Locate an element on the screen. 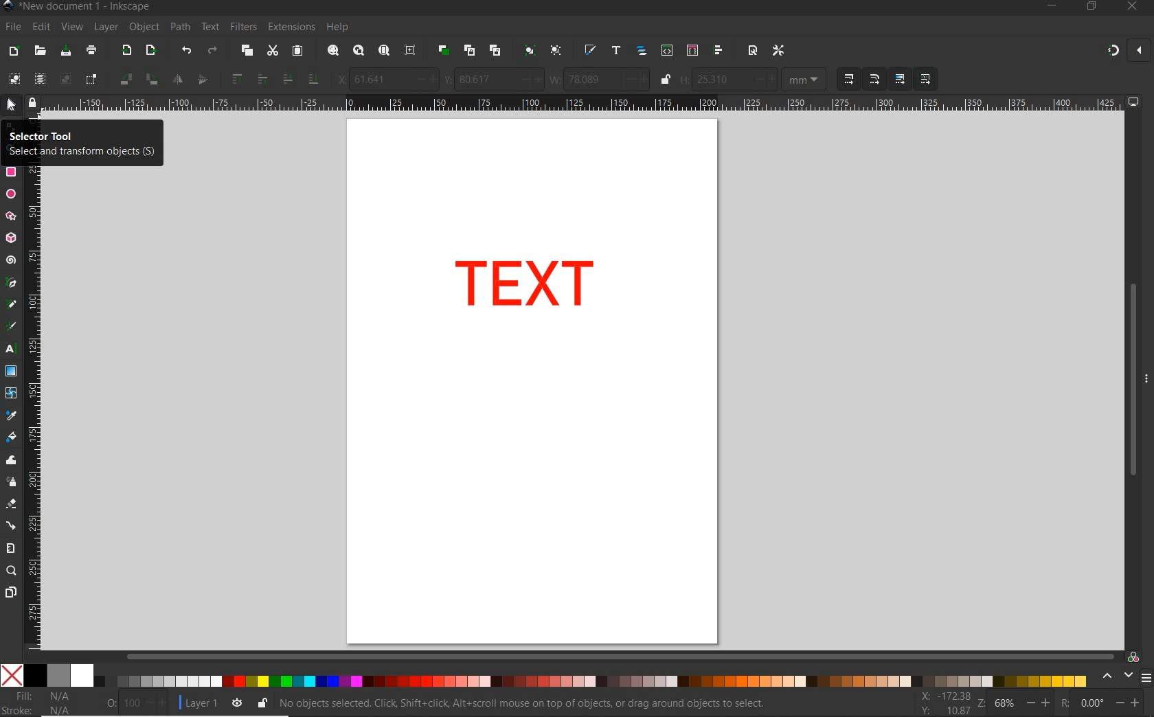 This screenshot has height=717, width=1154. paint bucket tool is located at coordinates (12, 437).